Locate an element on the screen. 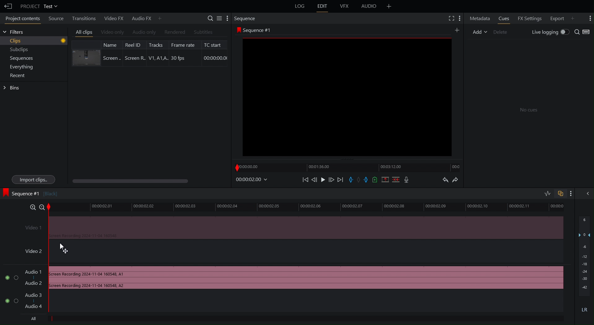  Audio is located at coordinates (368, 6).